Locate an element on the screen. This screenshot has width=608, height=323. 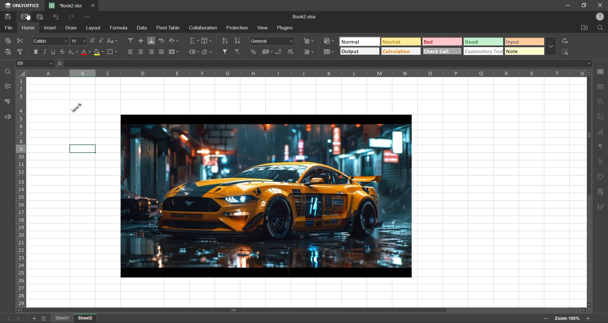
increment size is located at coordinates (93, 41).